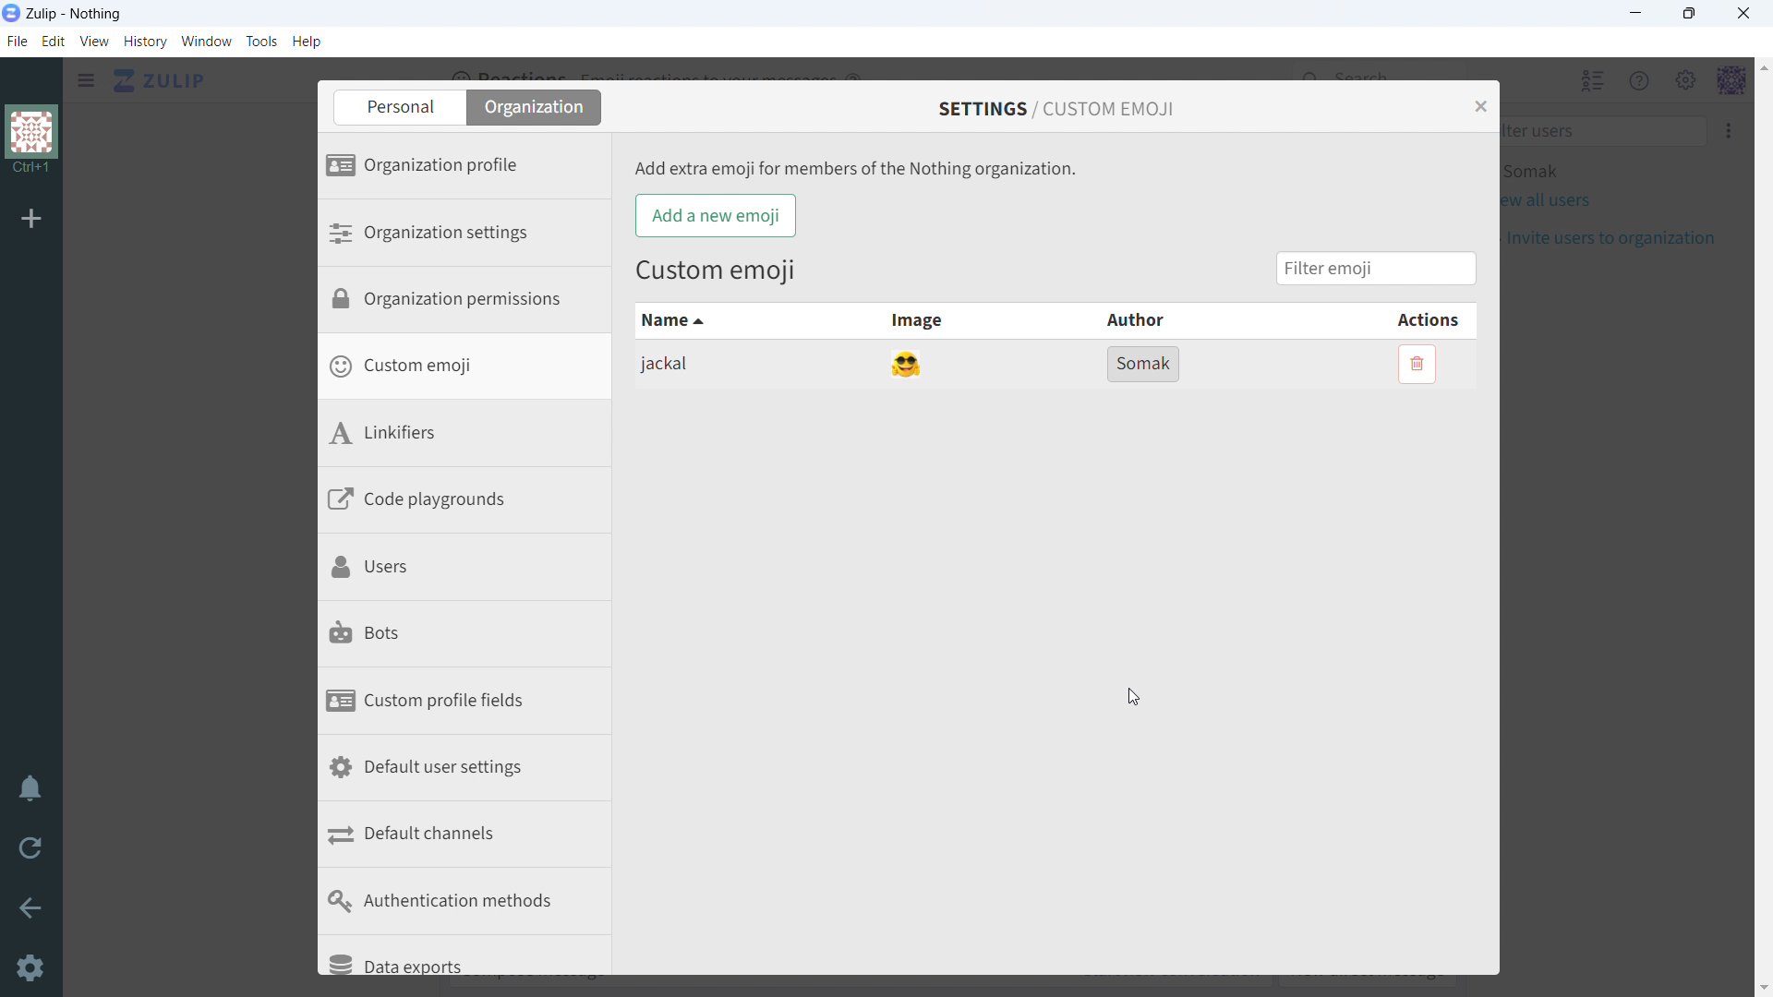  Describe the element at coordinates (1418, 363) in the screenshot. I see `delete` at that location.